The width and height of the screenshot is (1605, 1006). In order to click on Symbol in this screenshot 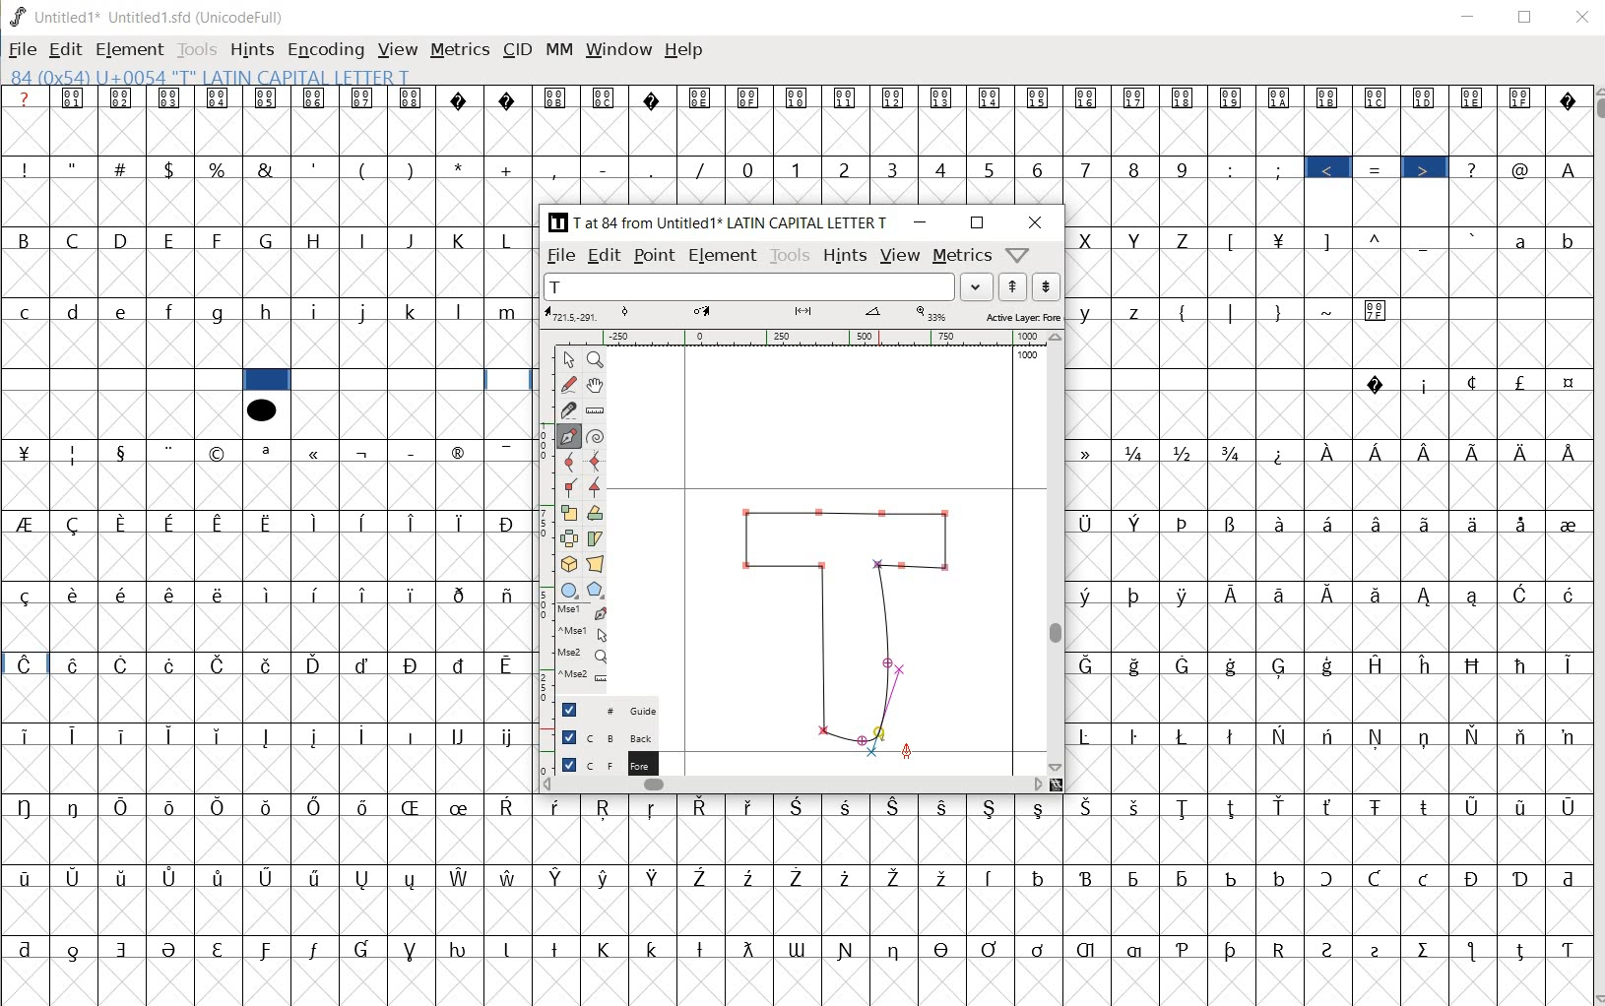, I will do `click(269, 664)`.